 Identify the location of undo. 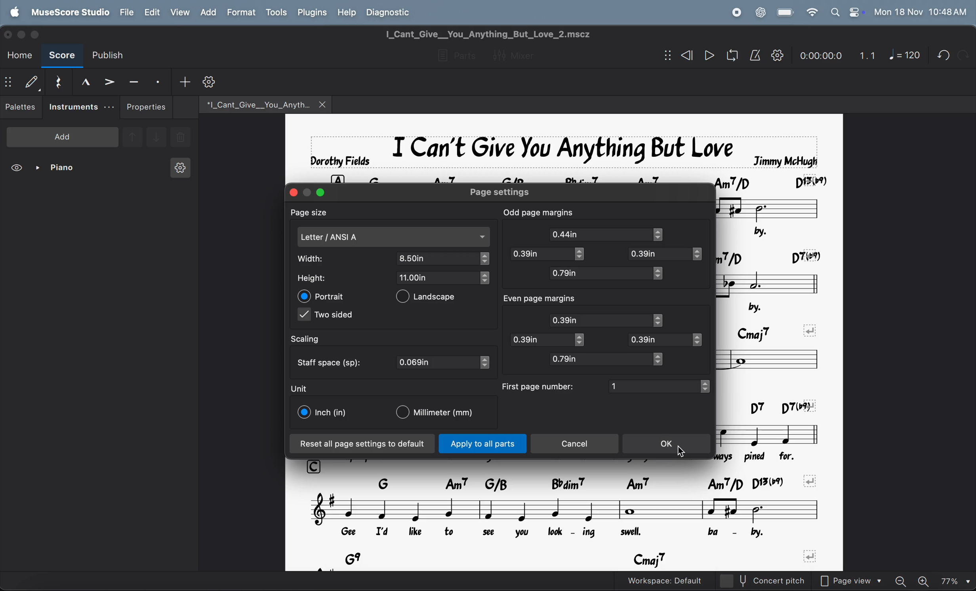
(963, 55).